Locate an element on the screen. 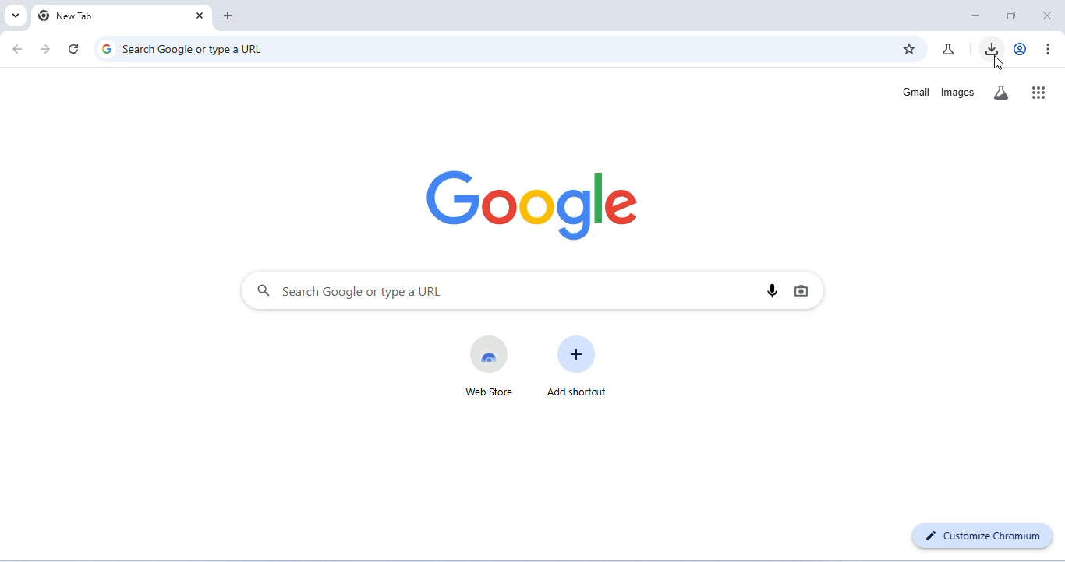  search tabs is located at coordinates (16, 16).